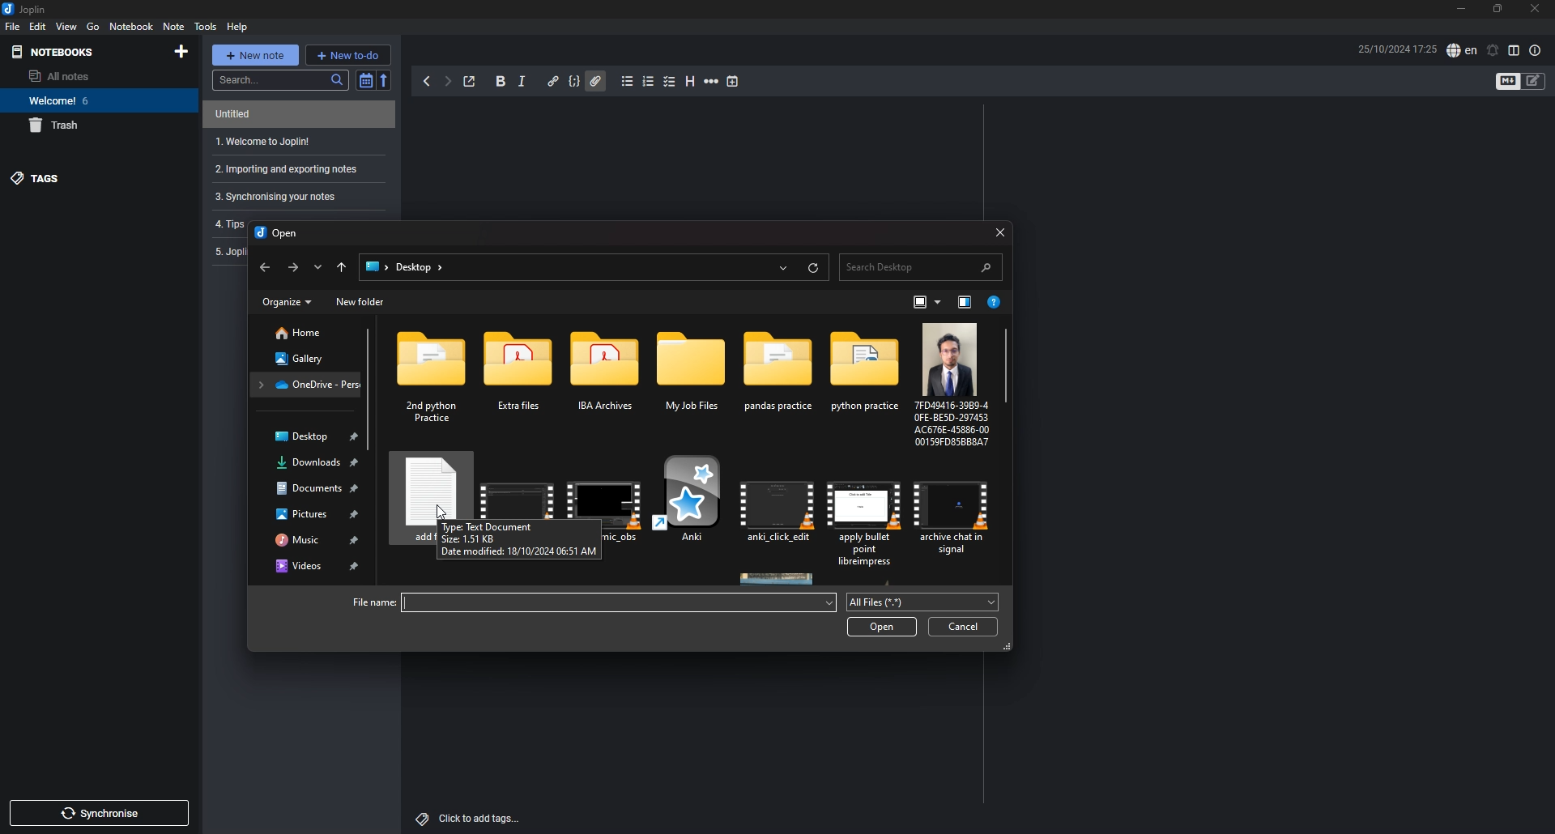 The height and width of the screenshot is (834, 1555). I want to click on go, so click(94, 26).